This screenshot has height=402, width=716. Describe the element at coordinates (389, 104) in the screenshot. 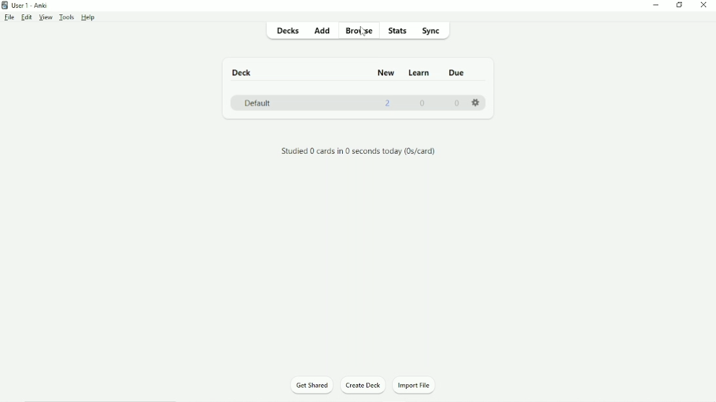

I see `2` at that location.